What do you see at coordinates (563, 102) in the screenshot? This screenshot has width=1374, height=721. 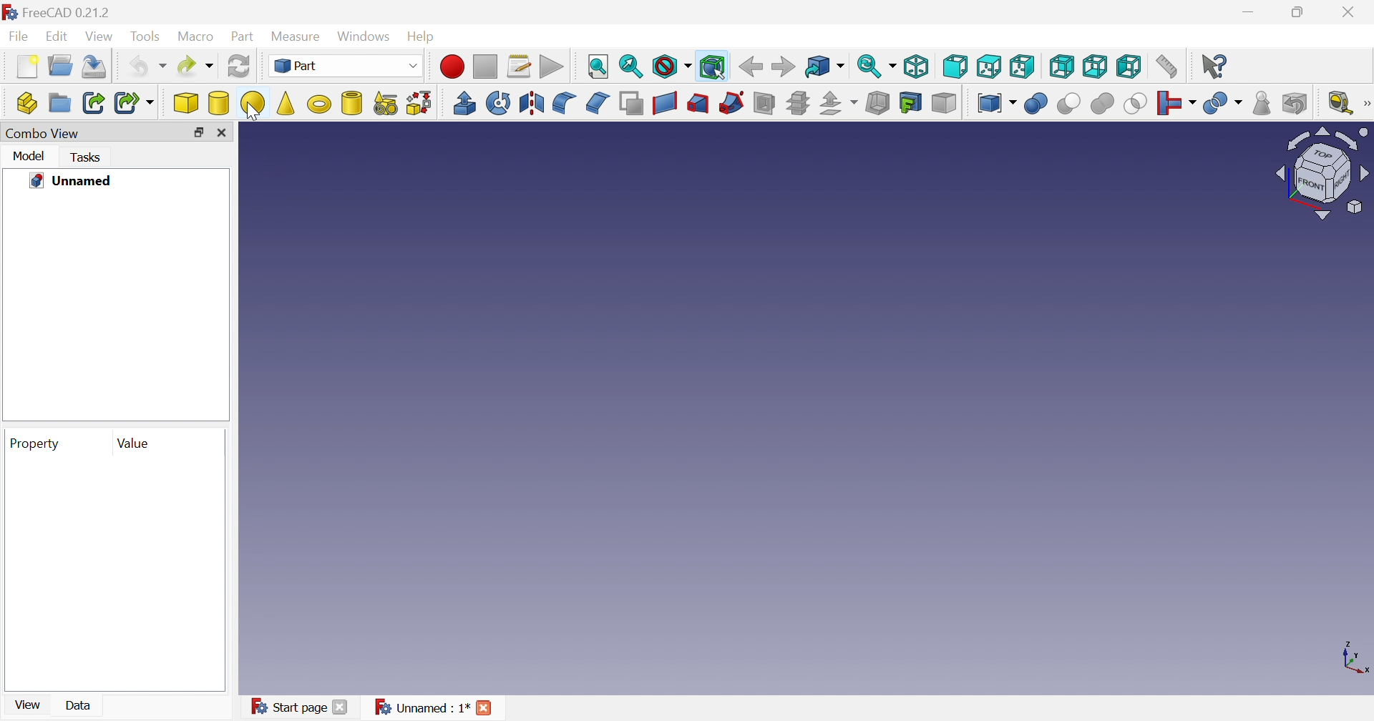 I see `Fillet` at bounding box center [563, 102].